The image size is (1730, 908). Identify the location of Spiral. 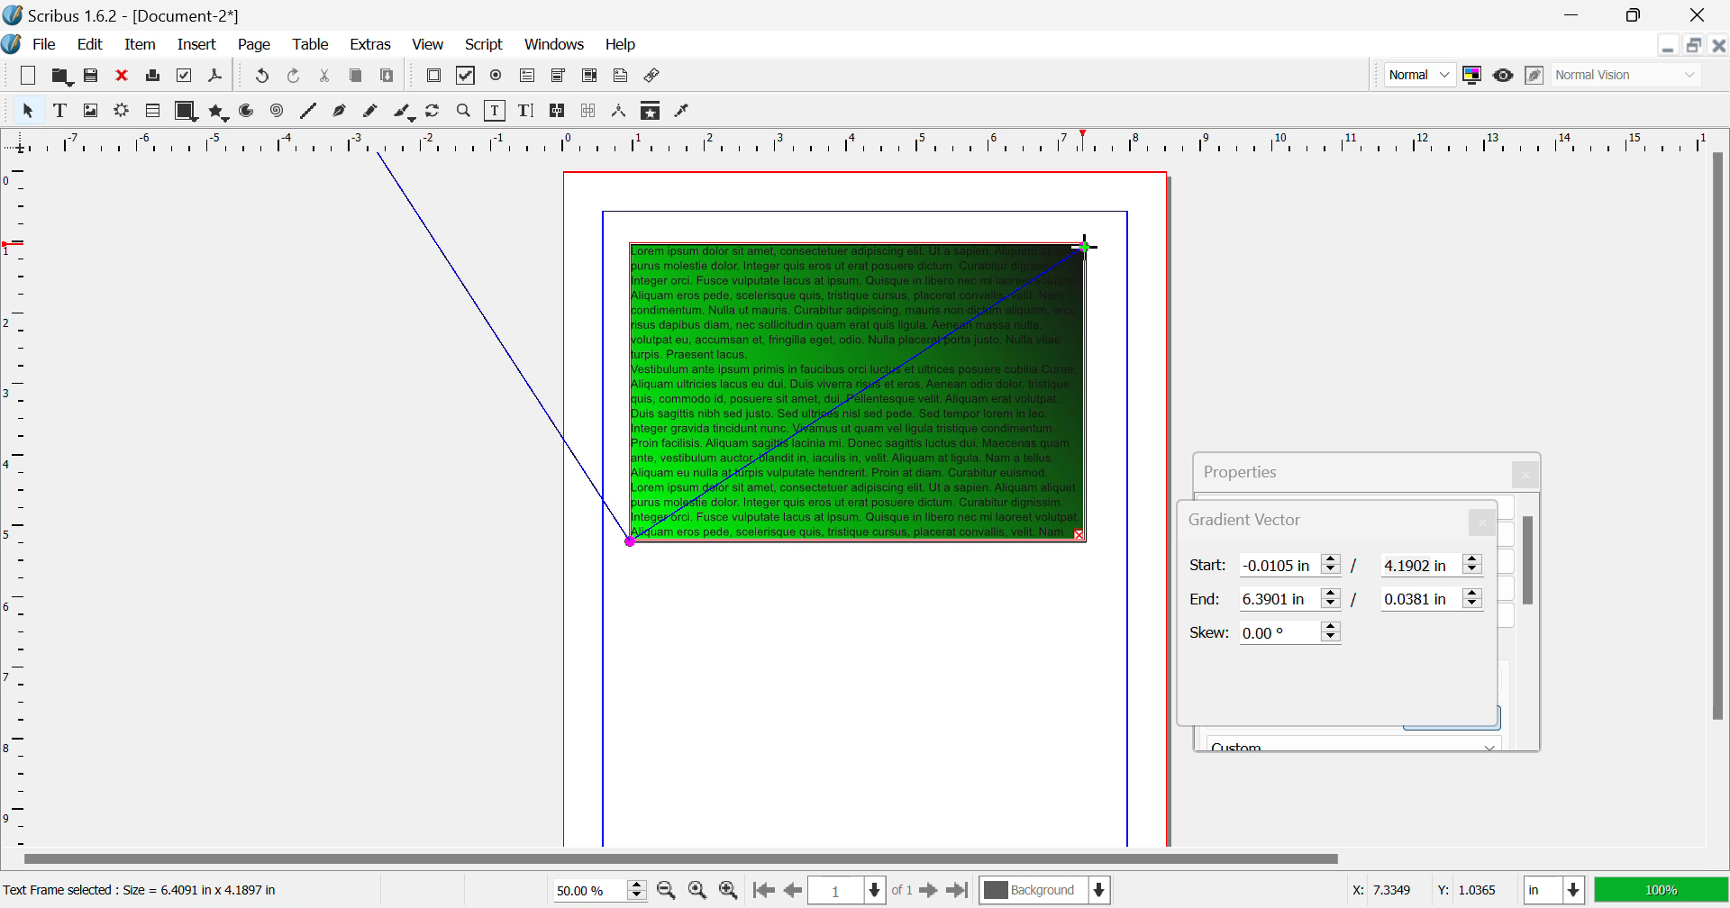
(277, 112).